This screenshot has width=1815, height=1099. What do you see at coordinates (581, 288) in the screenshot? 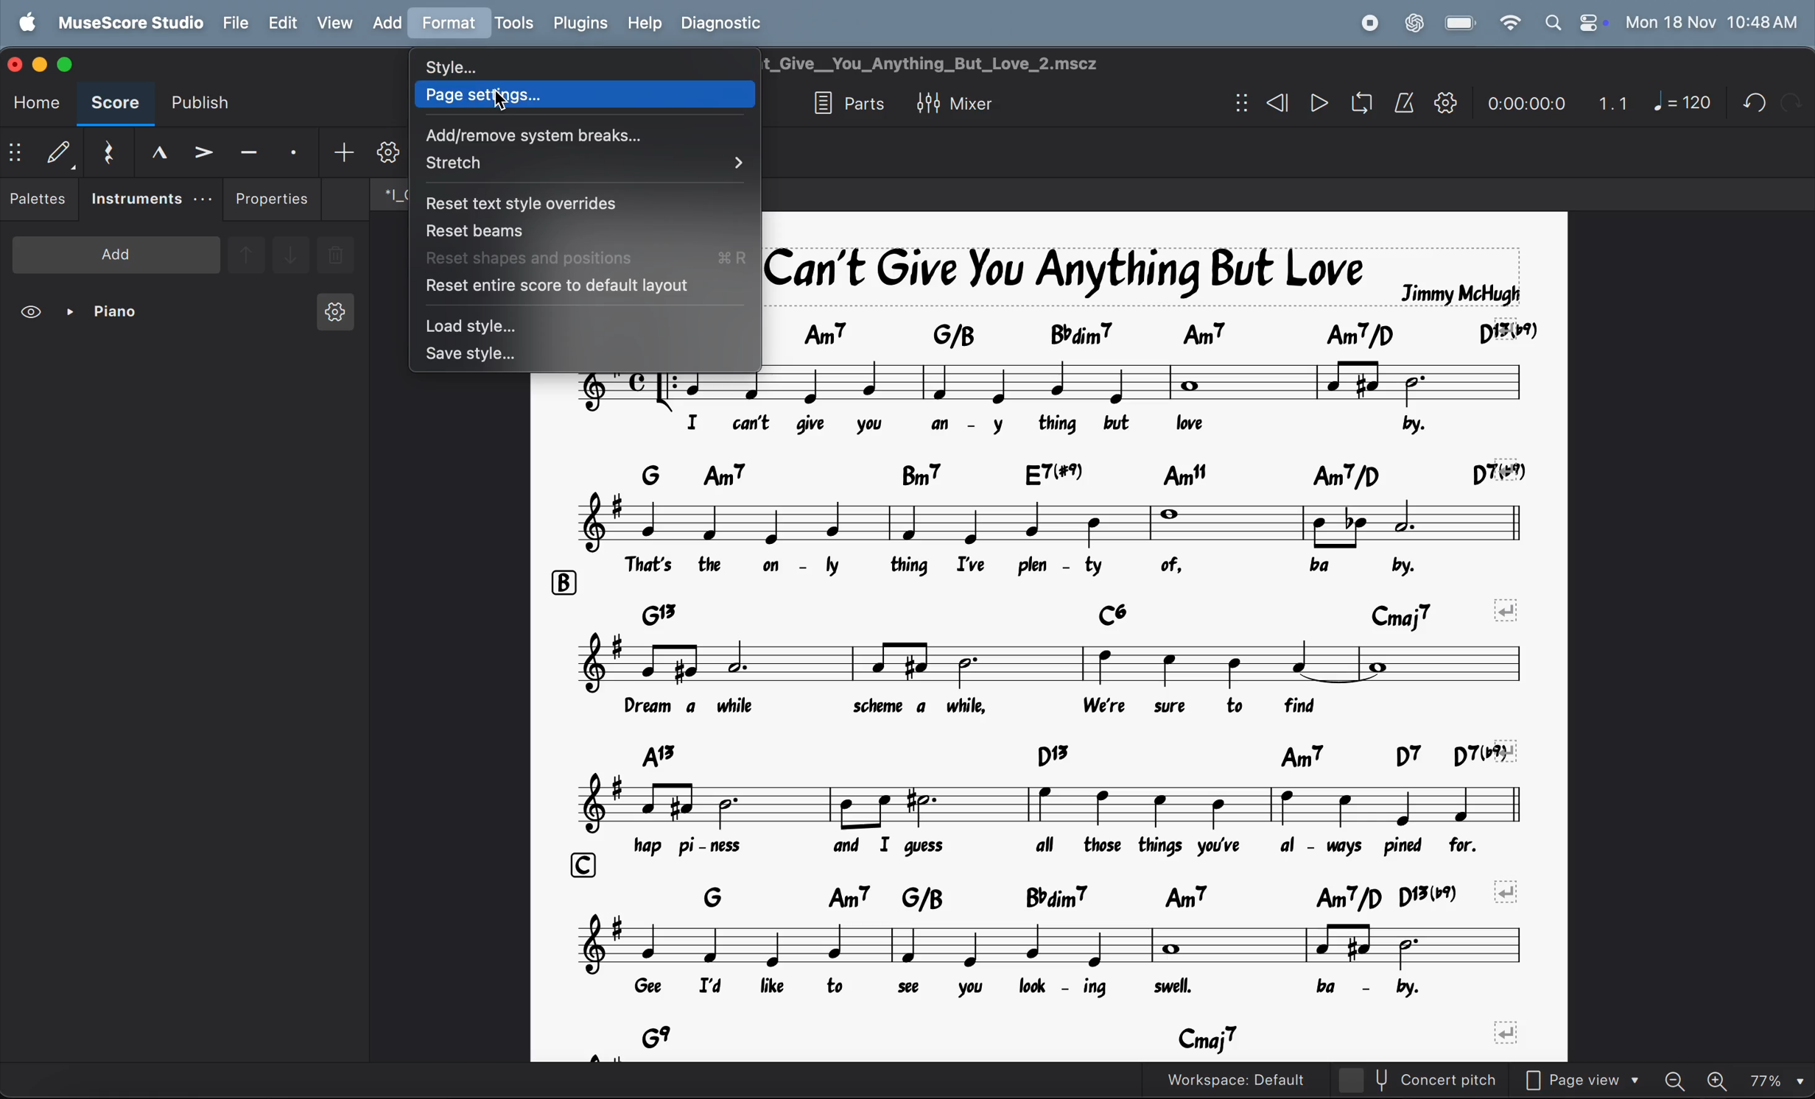
I see `reset entire score to default layout` at bounding box center [581, 288].